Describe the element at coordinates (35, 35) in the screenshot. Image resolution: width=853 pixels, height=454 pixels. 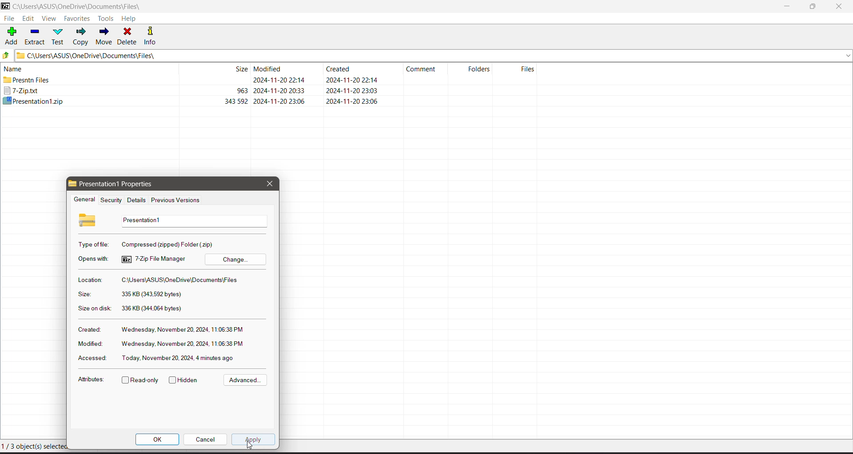
I see `Extract` at that location.